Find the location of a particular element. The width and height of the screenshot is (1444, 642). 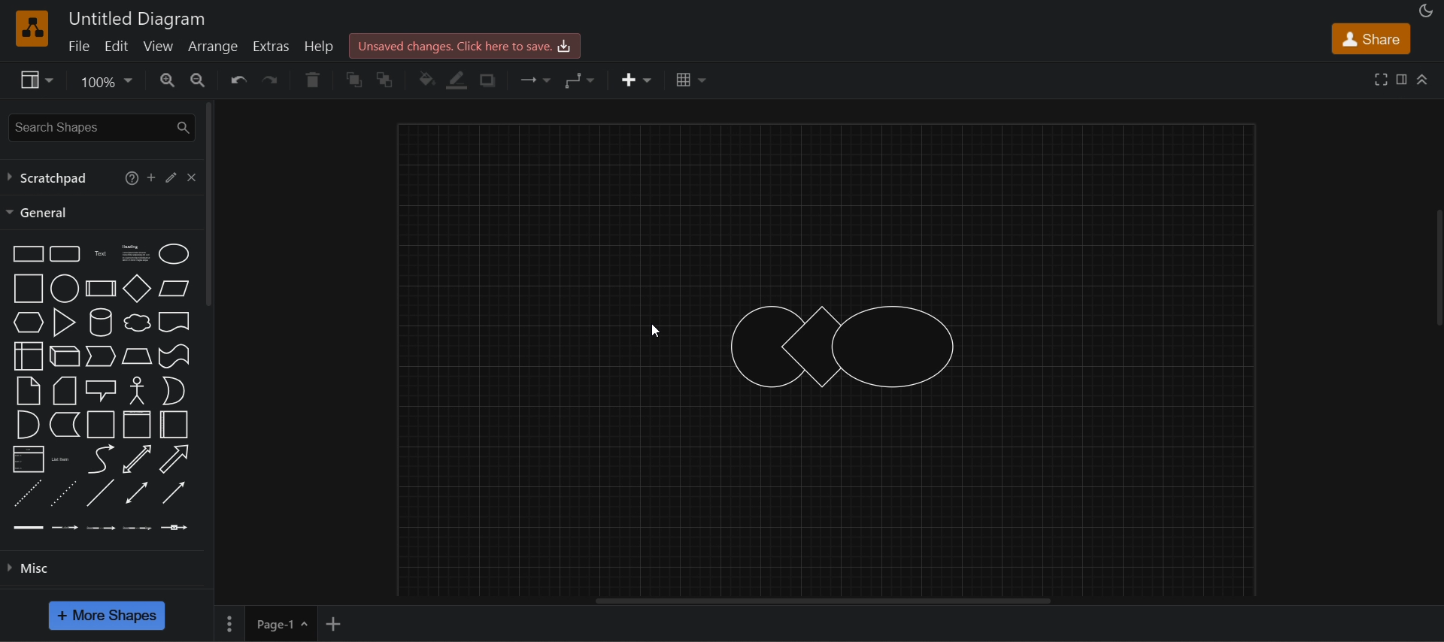

Bidirectional connector is located at coordinates (137, 492).